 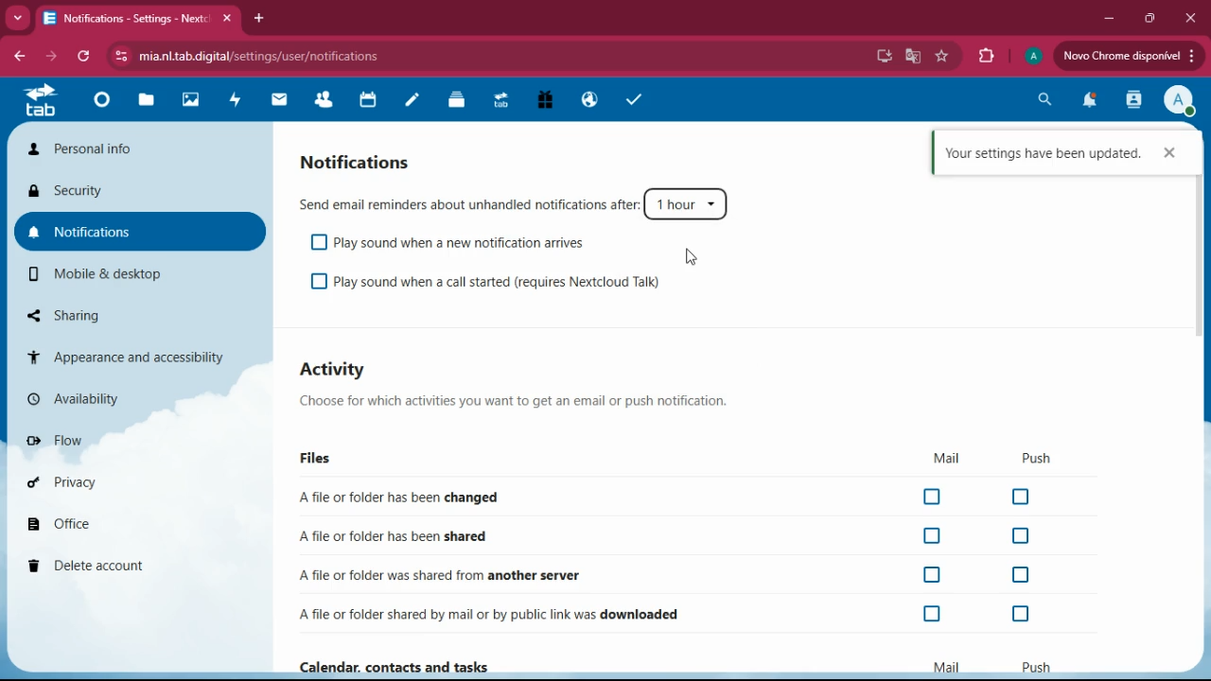 I want to click on activity, so click(x=232, y=101).